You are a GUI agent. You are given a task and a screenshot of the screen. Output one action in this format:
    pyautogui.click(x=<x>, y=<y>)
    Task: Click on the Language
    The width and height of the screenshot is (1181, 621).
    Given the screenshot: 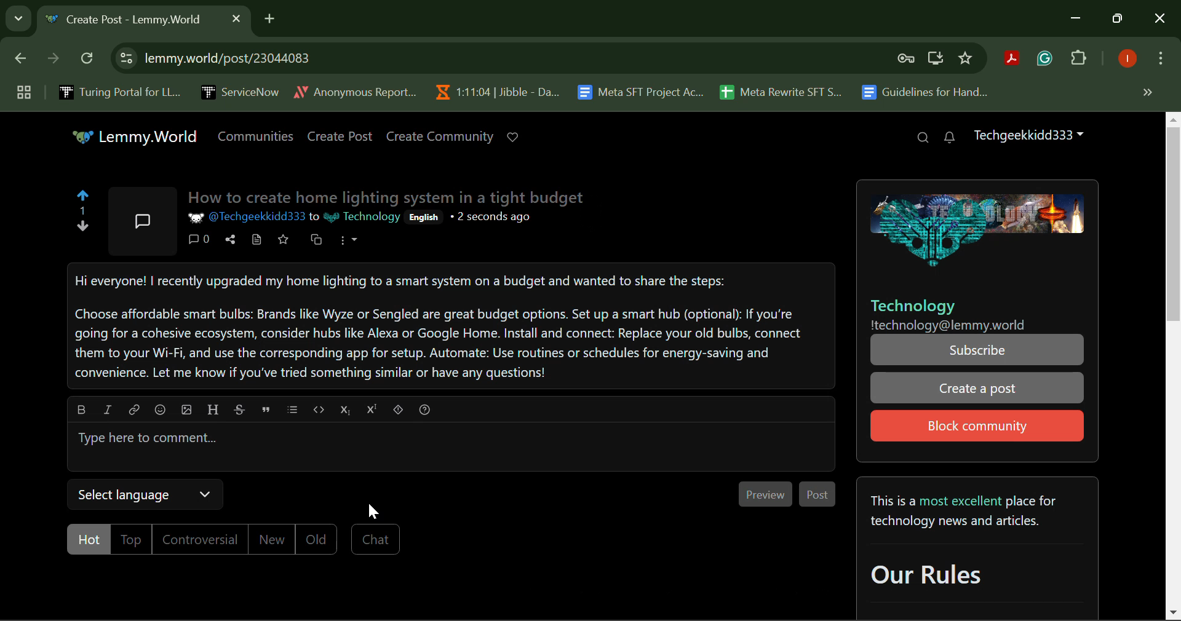 What is the action you would take?
    pyautogui.click(x=421, y=218)
    